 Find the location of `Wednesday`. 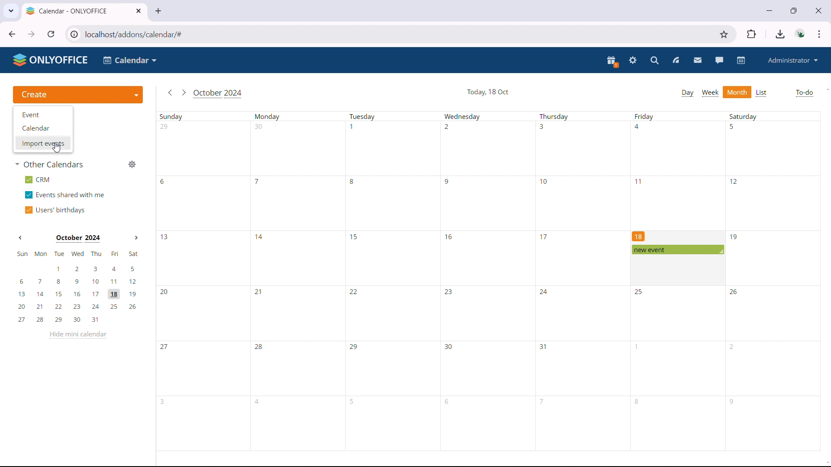

Wednesday is located at coordinates (462, 117).